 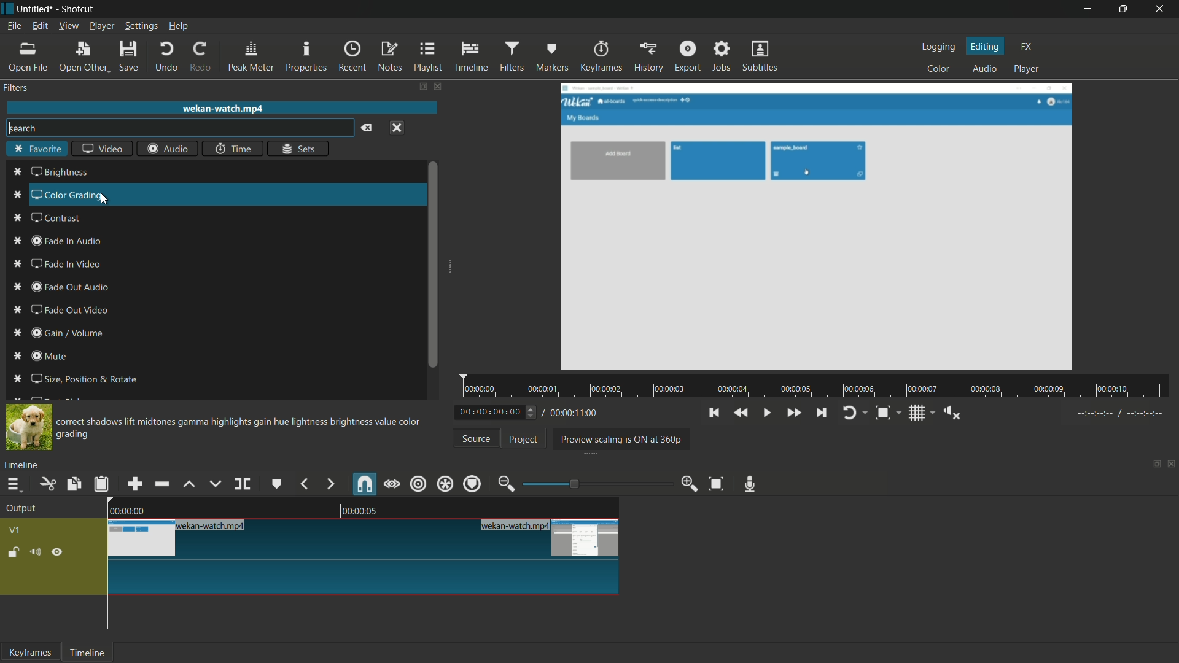 I want to click on timeline, so click(x=471, y=57).